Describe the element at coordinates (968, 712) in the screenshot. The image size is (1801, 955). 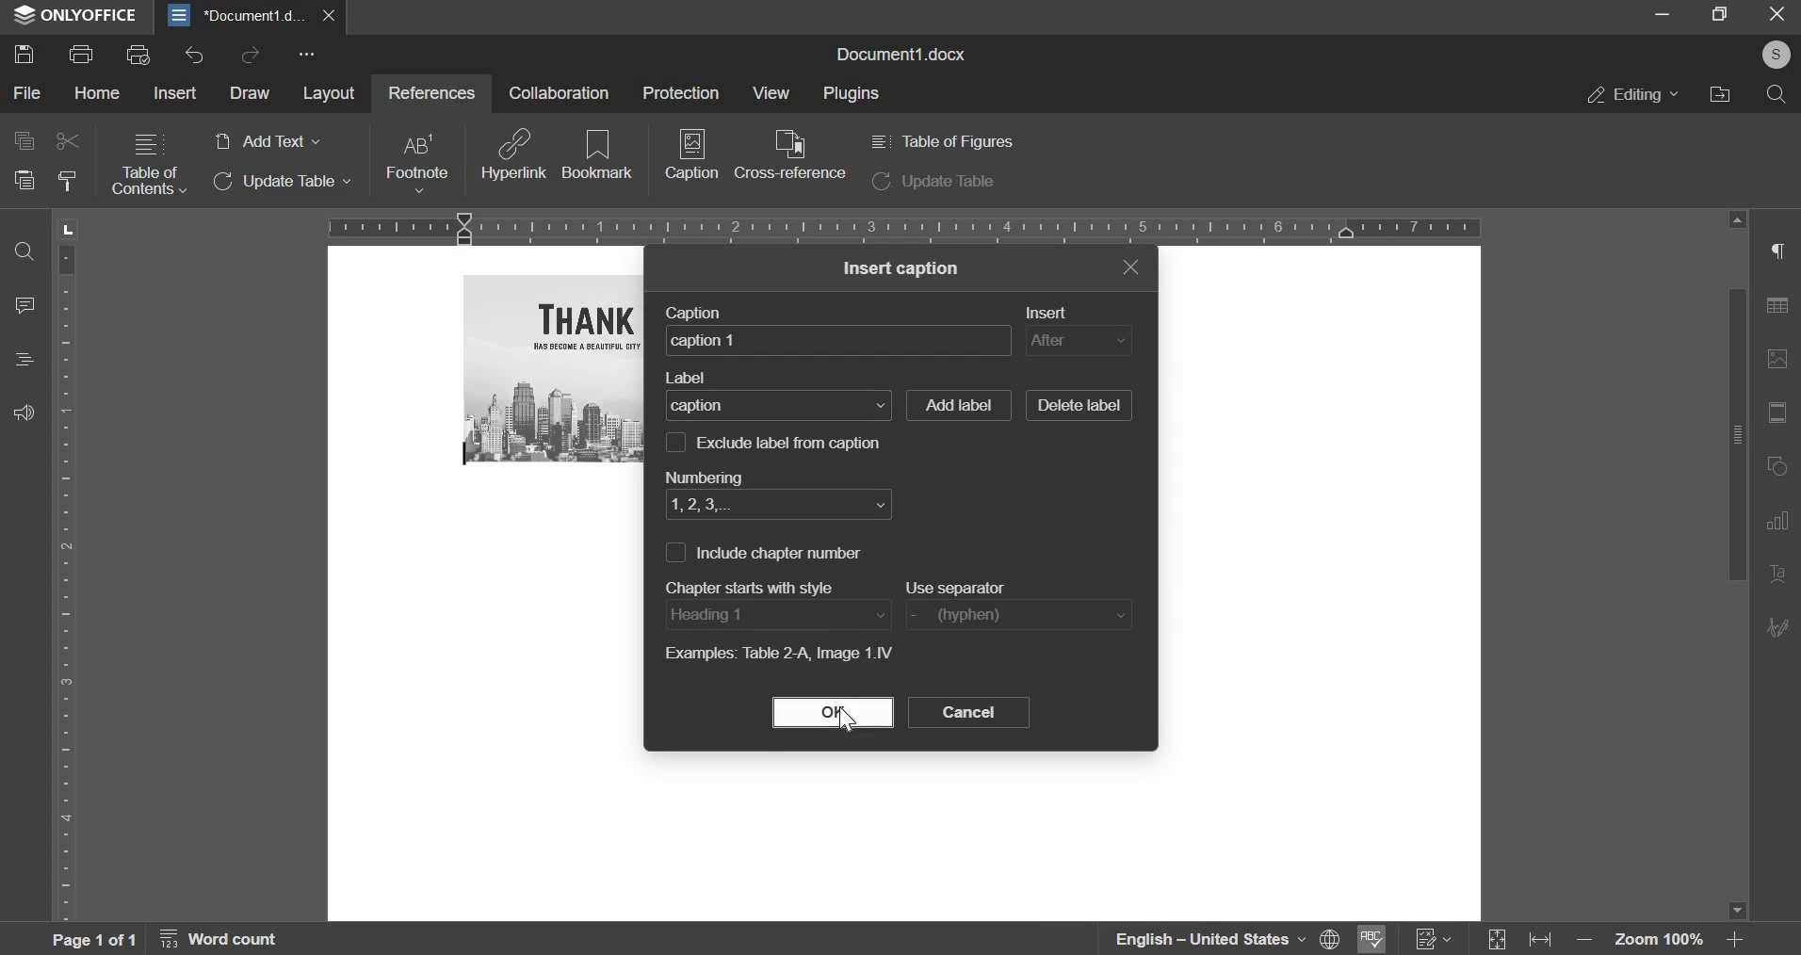
I see `cancel` at that location.